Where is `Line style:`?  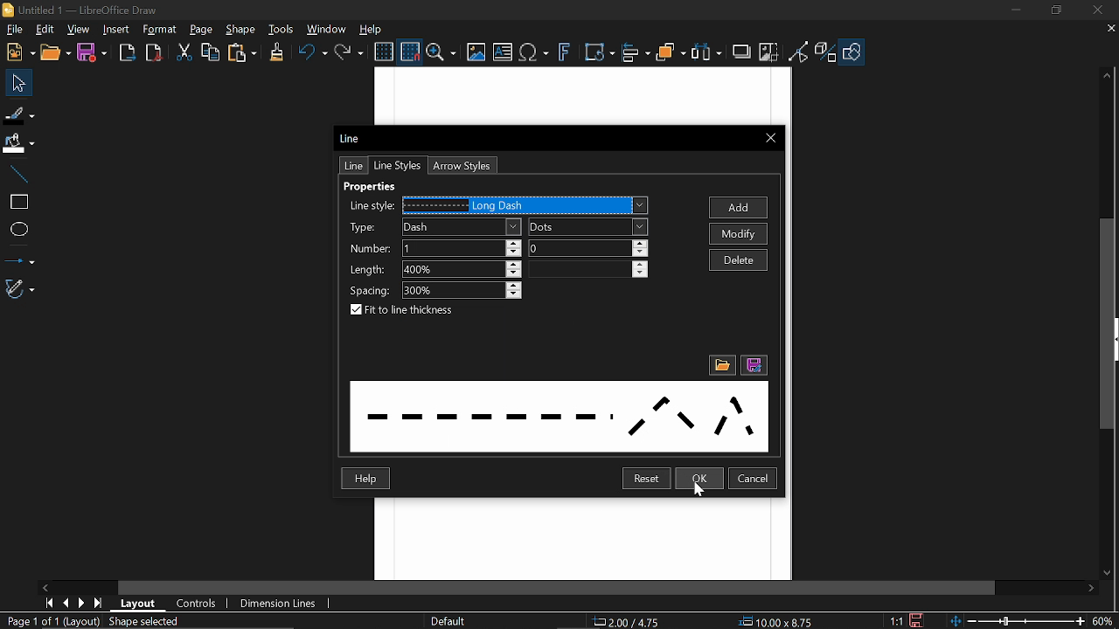 Line style: is located at coordinates (371, 206).